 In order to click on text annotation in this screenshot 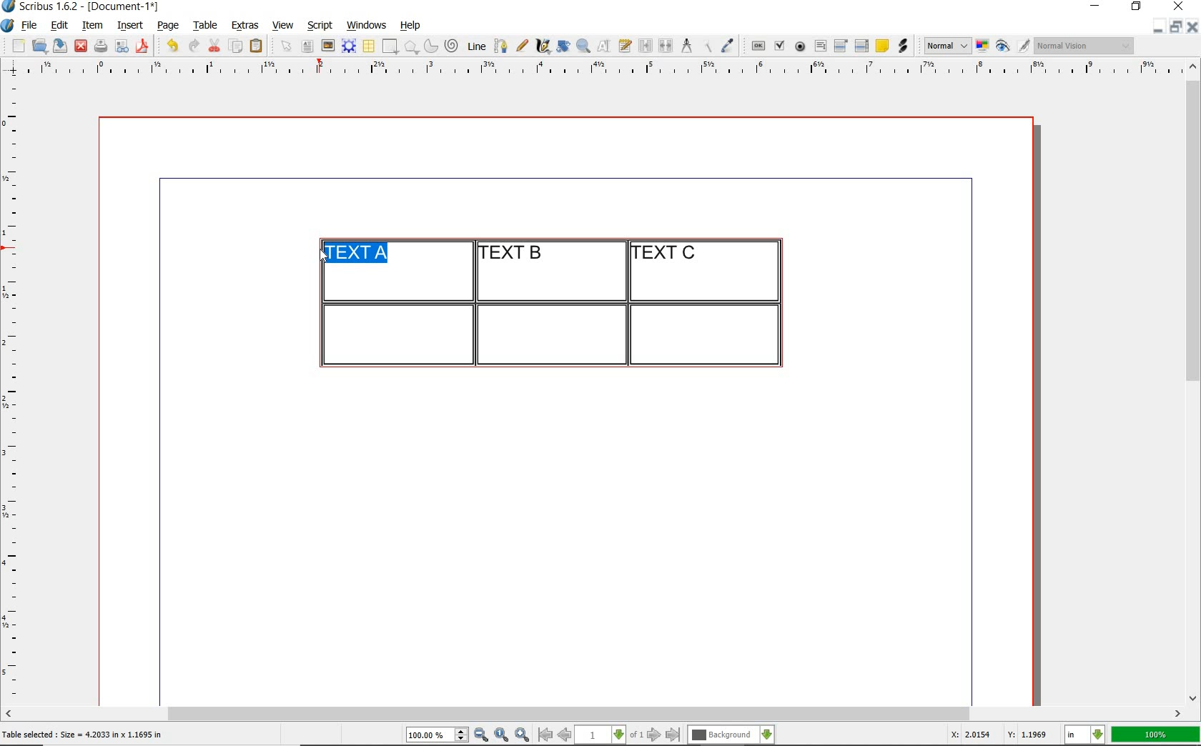, I will do `click(881, 46)`.